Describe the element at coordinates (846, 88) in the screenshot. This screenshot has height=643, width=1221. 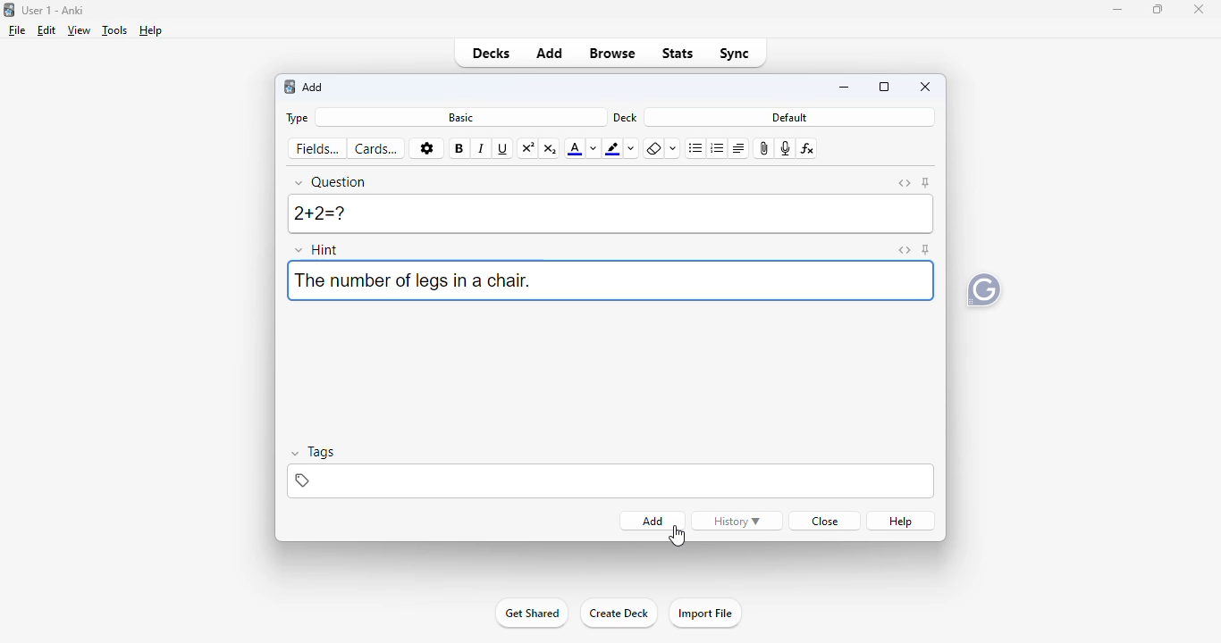
I see `minimize` at that location.